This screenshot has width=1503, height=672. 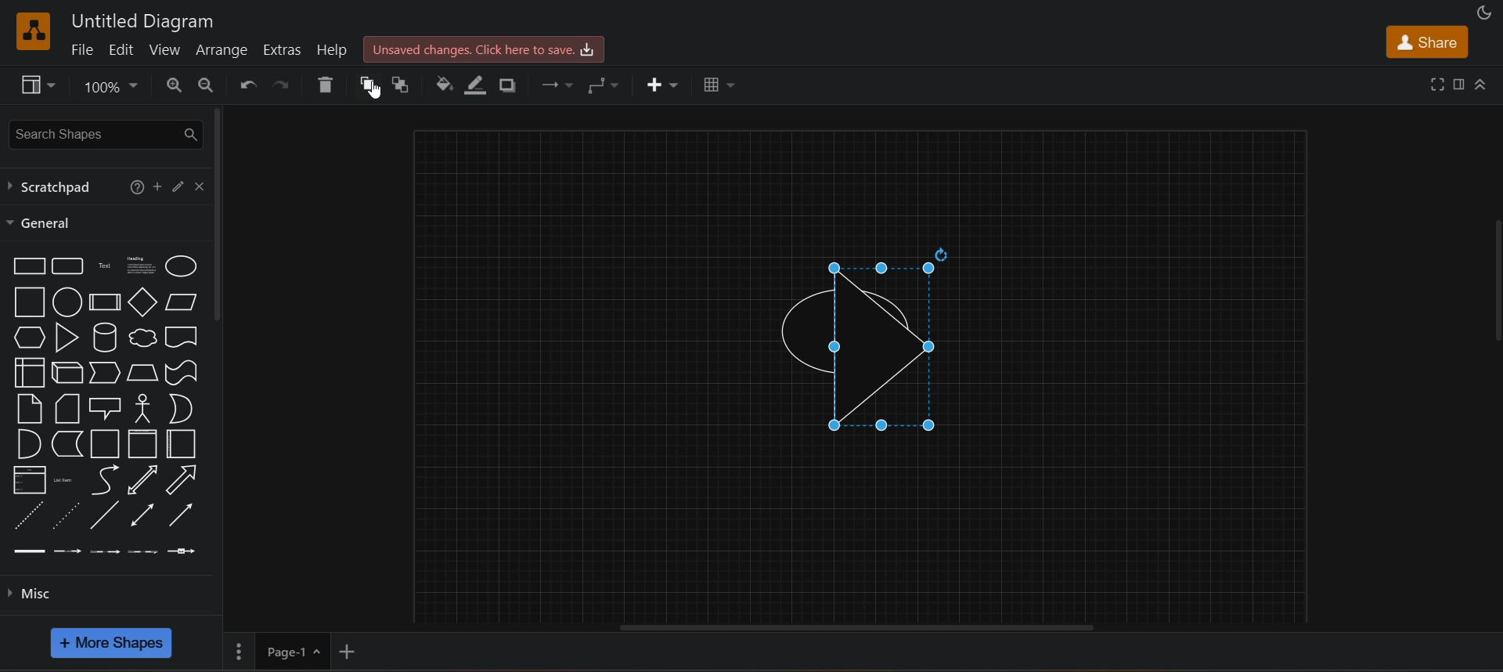 What do you see at coordinates (160, 186) in the screenshot?
I see `add` at bounding box center [160, 186].